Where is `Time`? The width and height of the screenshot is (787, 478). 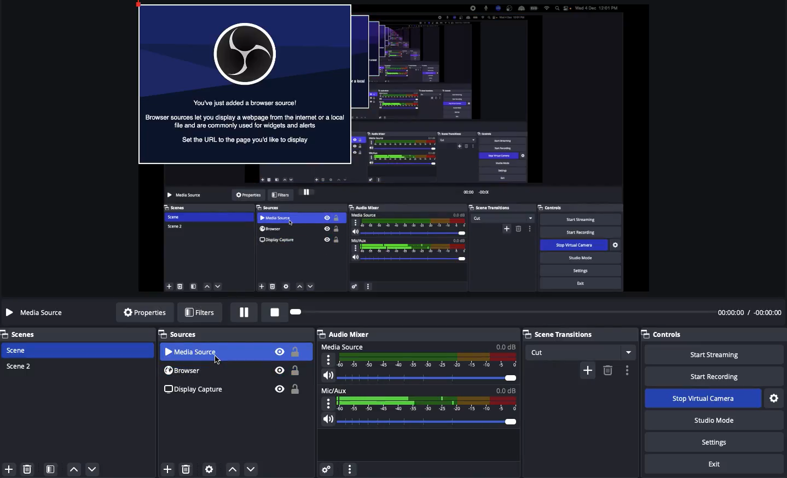
Time is located at coordinates (749, 312).